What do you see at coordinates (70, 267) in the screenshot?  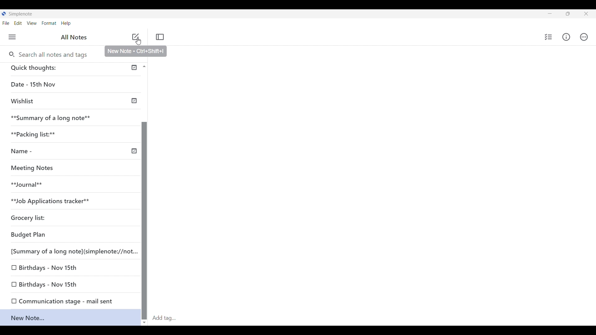 I see `Birthdays - Nov 15th` at bounding box center [70, 267].